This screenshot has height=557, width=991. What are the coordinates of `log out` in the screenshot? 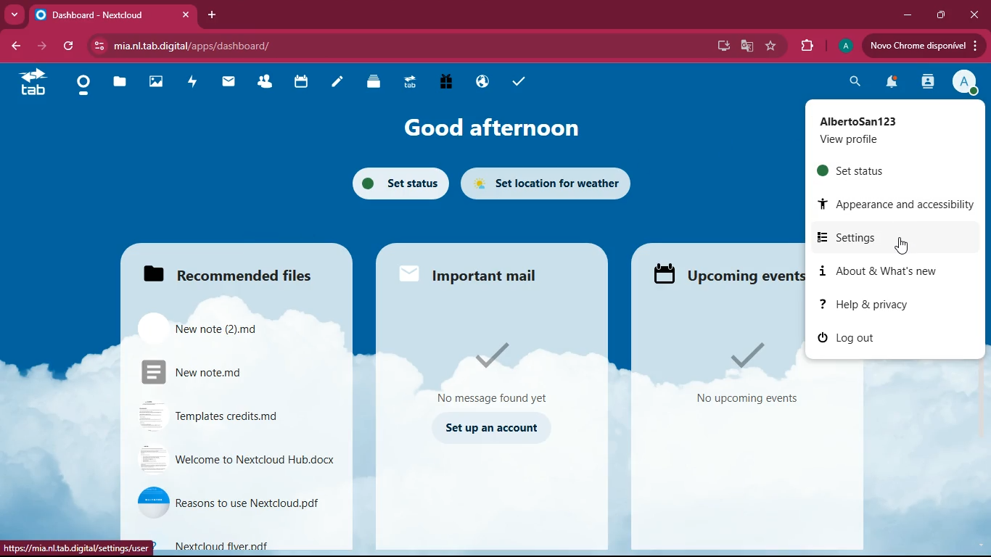 It's located at (896, 338).